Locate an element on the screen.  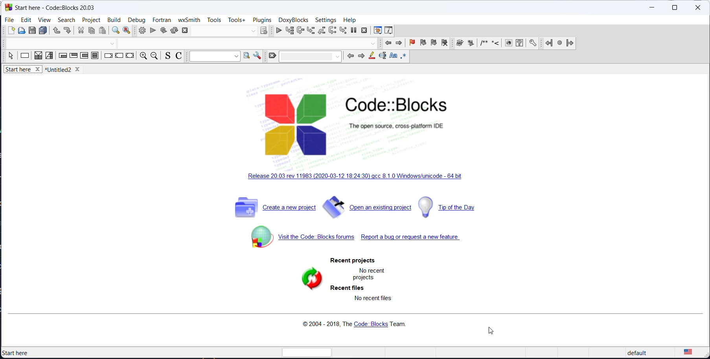
icon is located at coordinates (471, 44).